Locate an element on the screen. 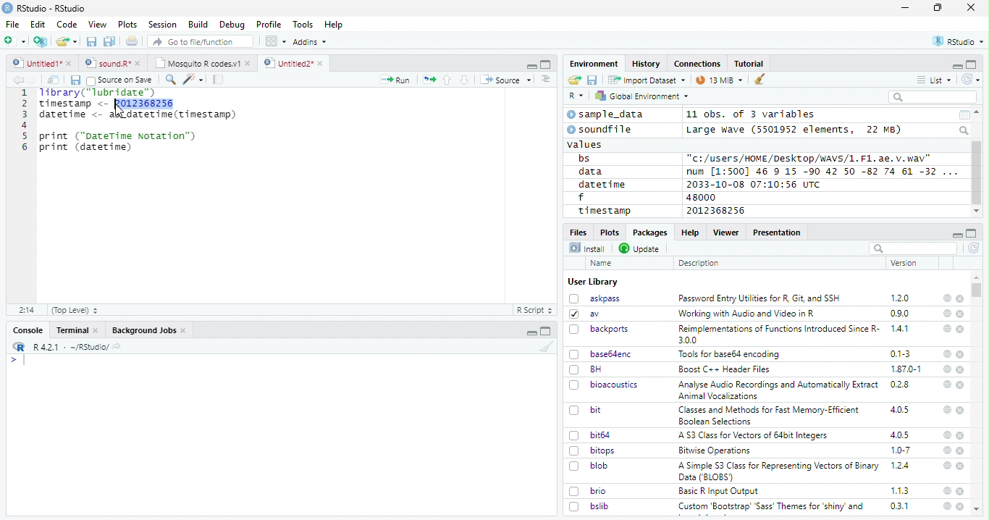 The width and height of the screenshot is (989, 520). Analyse Audio Recordings and Automatically ExtractAnimal Vocalizations is located at coordinates (775, 390).